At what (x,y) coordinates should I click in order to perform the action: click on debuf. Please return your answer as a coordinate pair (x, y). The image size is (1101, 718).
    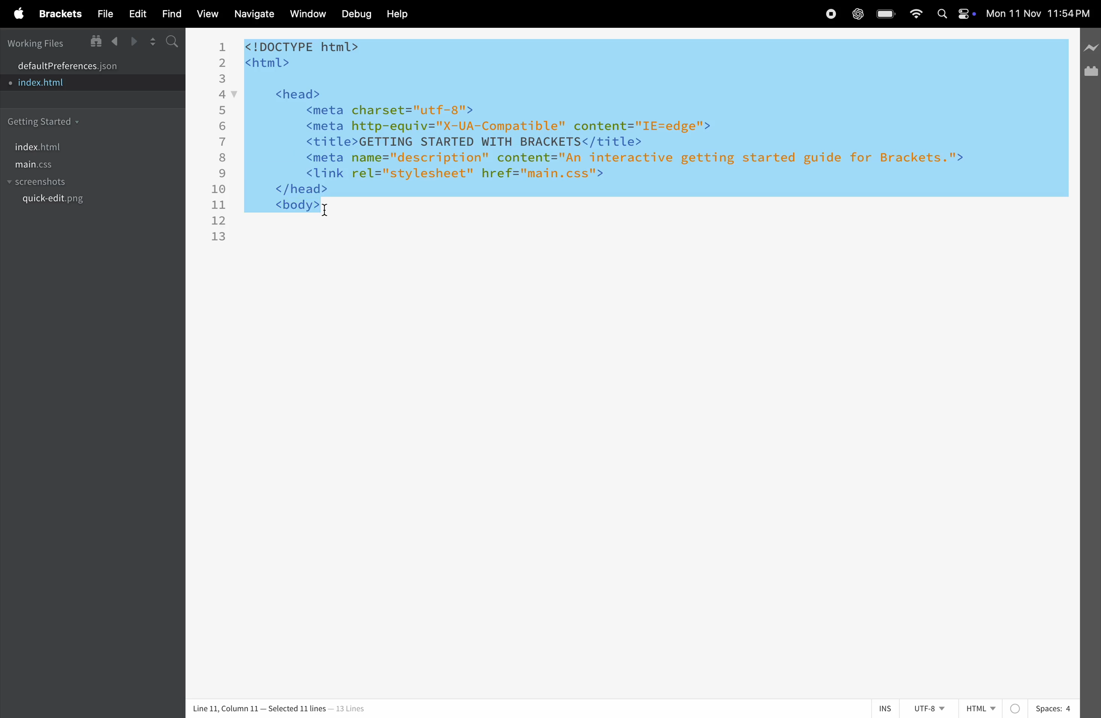
    Looking at the image, I should click on (357, 14).